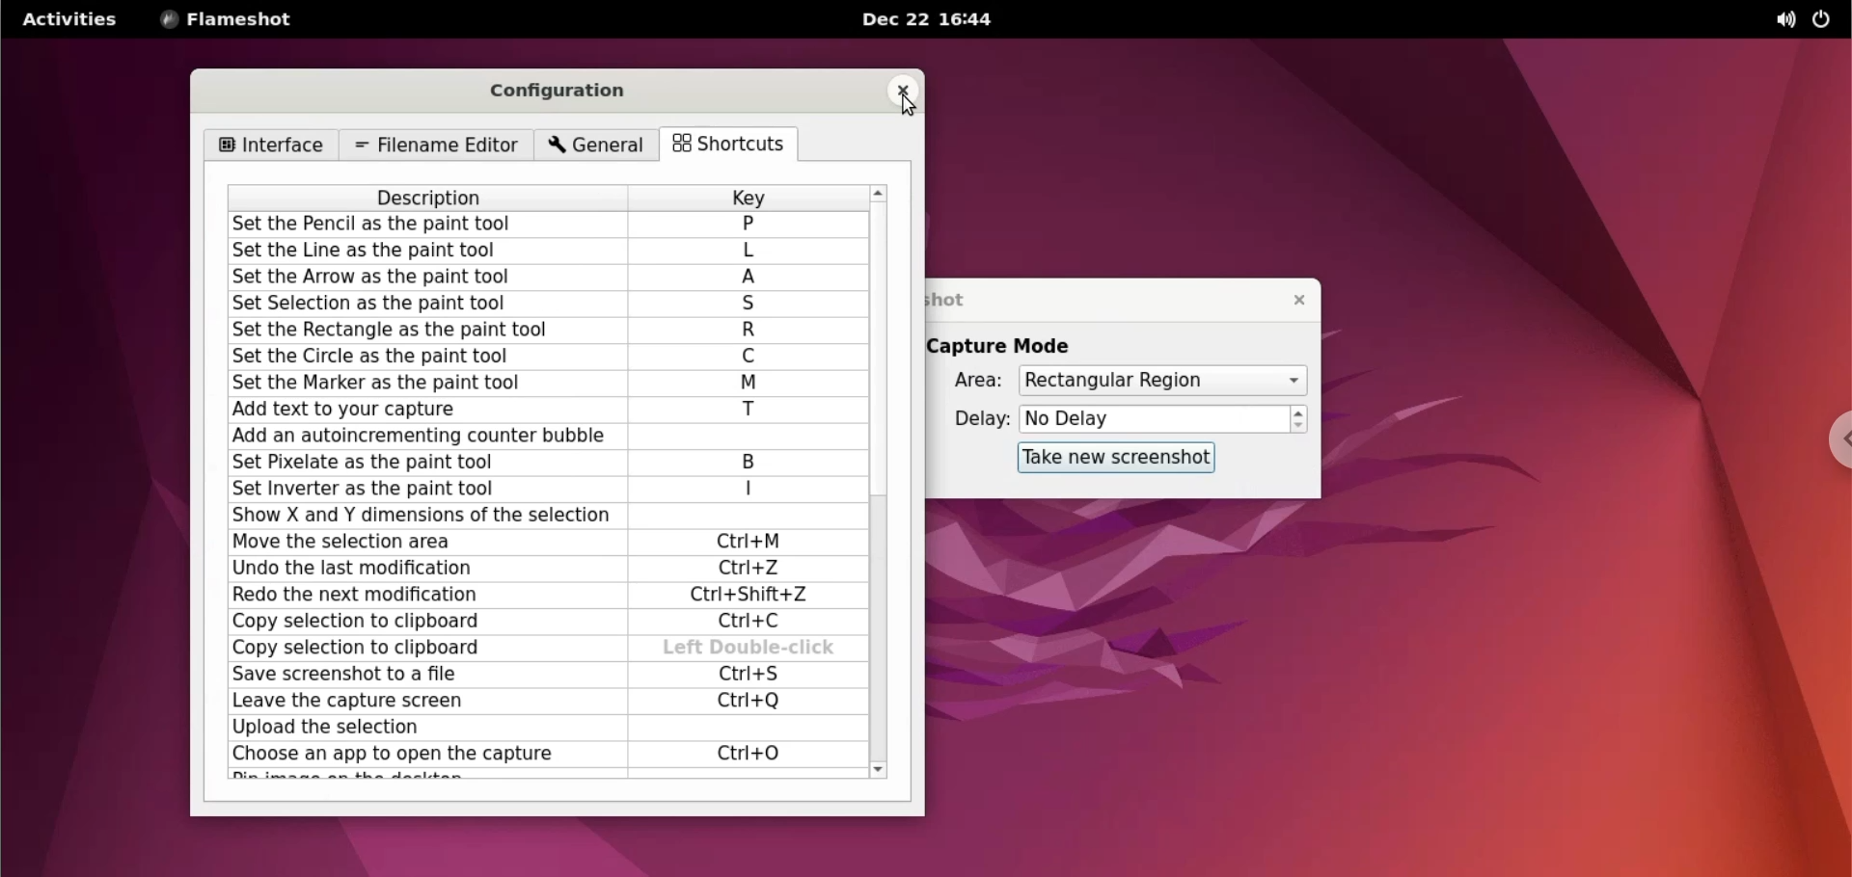 The image size is (1852, 877). I want to click on description , so click(432, 198).